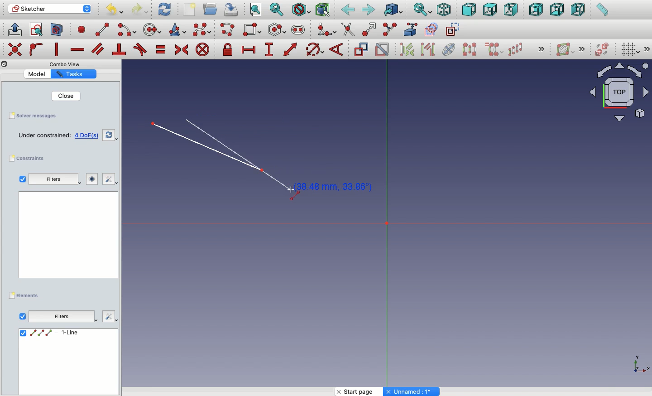 Image resolution: width=652 pixels, height=396 pixels. What do you see at coordinates (253, 30) in the screenshot?
I see `Rectangle` at bounding box center [253, 30].